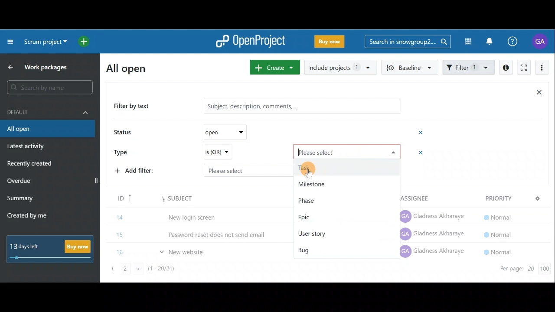  What do you see at coordinates (348, 167) in the screenshot?
I see `Task` at bounding box center [348, 167].